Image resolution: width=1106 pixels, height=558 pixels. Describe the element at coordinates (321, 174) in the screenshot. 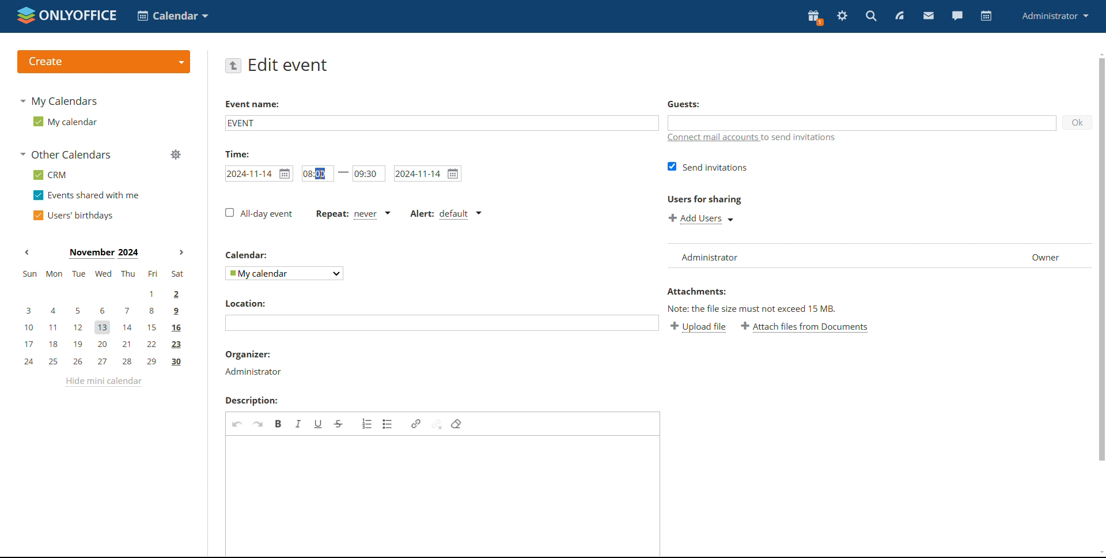

I see `cursor` at that location.